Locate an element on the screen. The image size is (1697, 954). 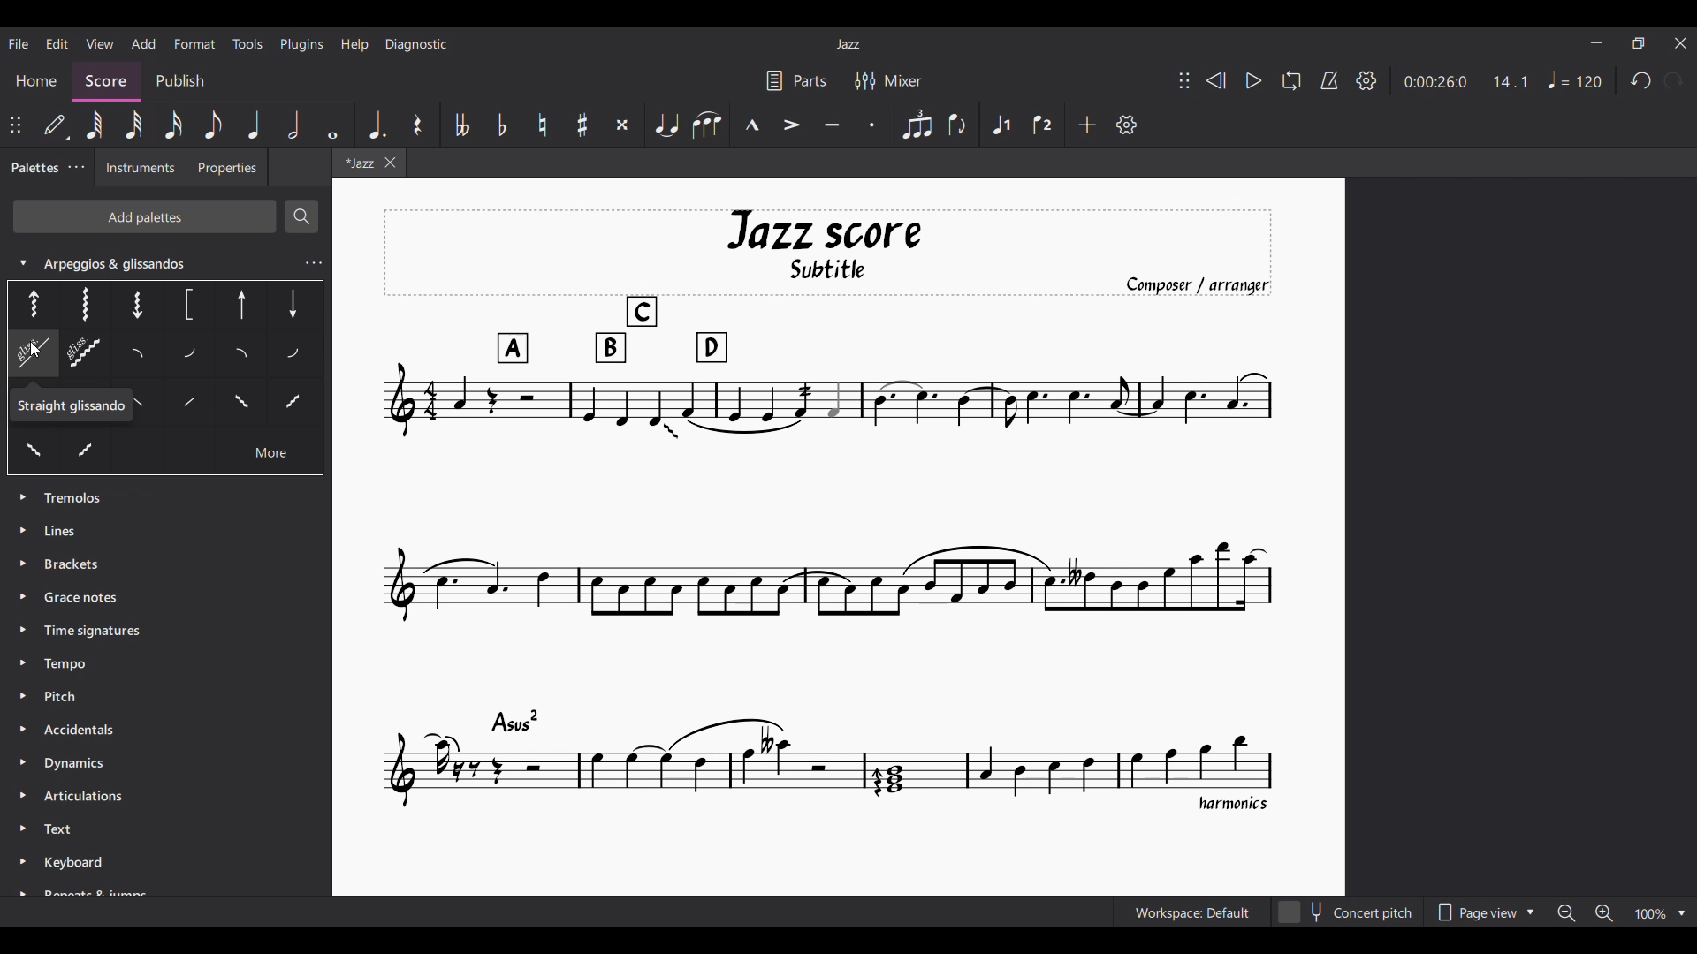
Toggle double flat is located at coordinates (462, 125).